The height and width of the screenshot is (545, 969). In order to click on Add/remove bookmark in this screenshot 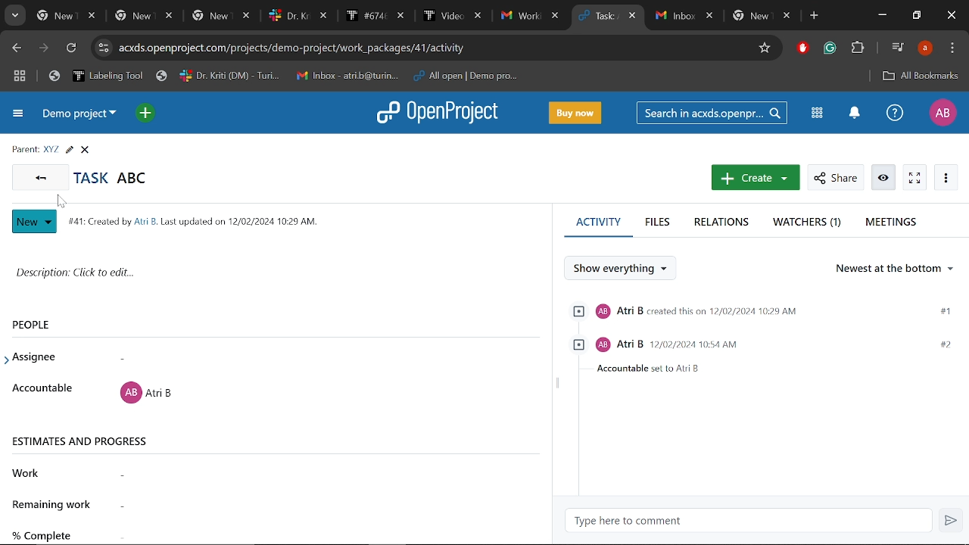, I will do `click(765, 48)`.